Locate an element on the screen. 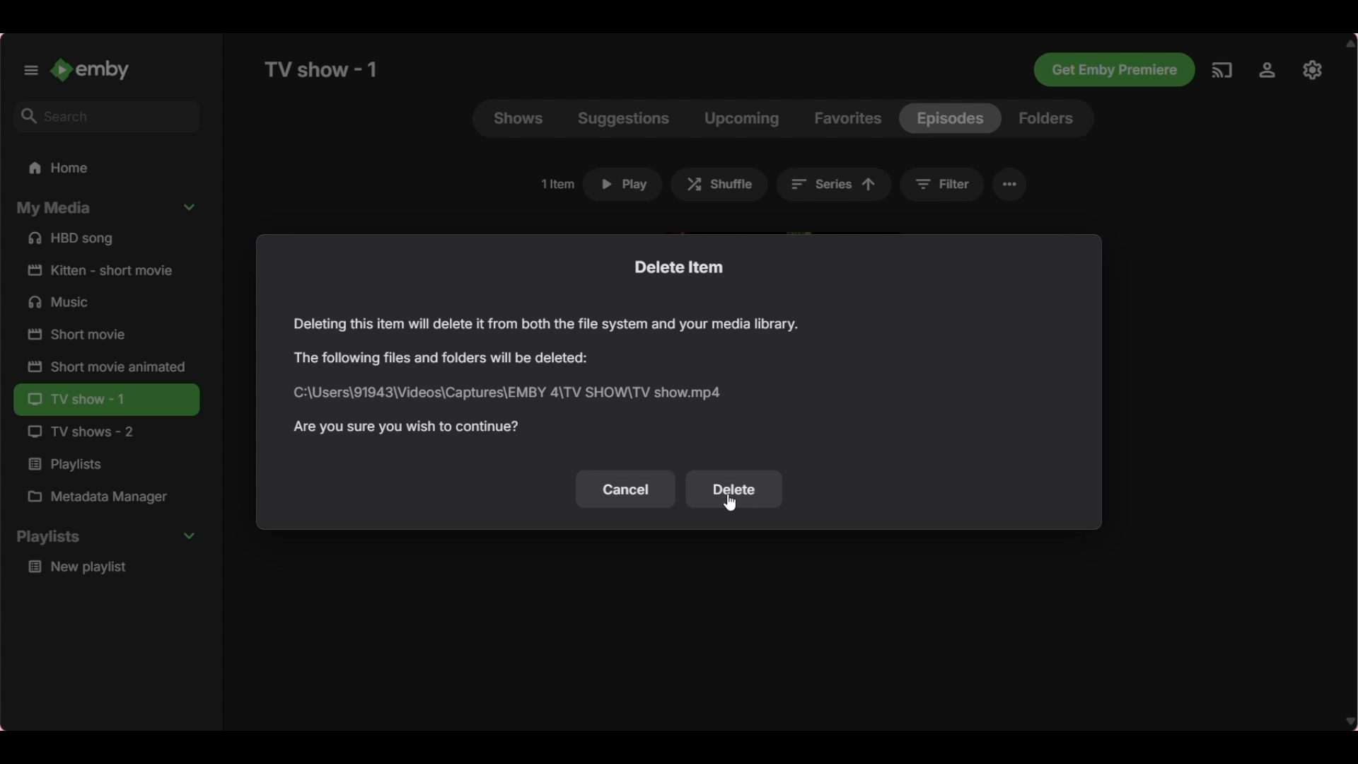 This screenshot has height=764, width=1358. Current sorting changed is located at coordinates (835, 184).